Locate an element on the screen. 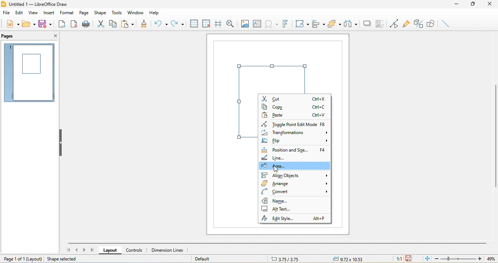 The image size is (498, 263). new is located at coordinates (11, 24).